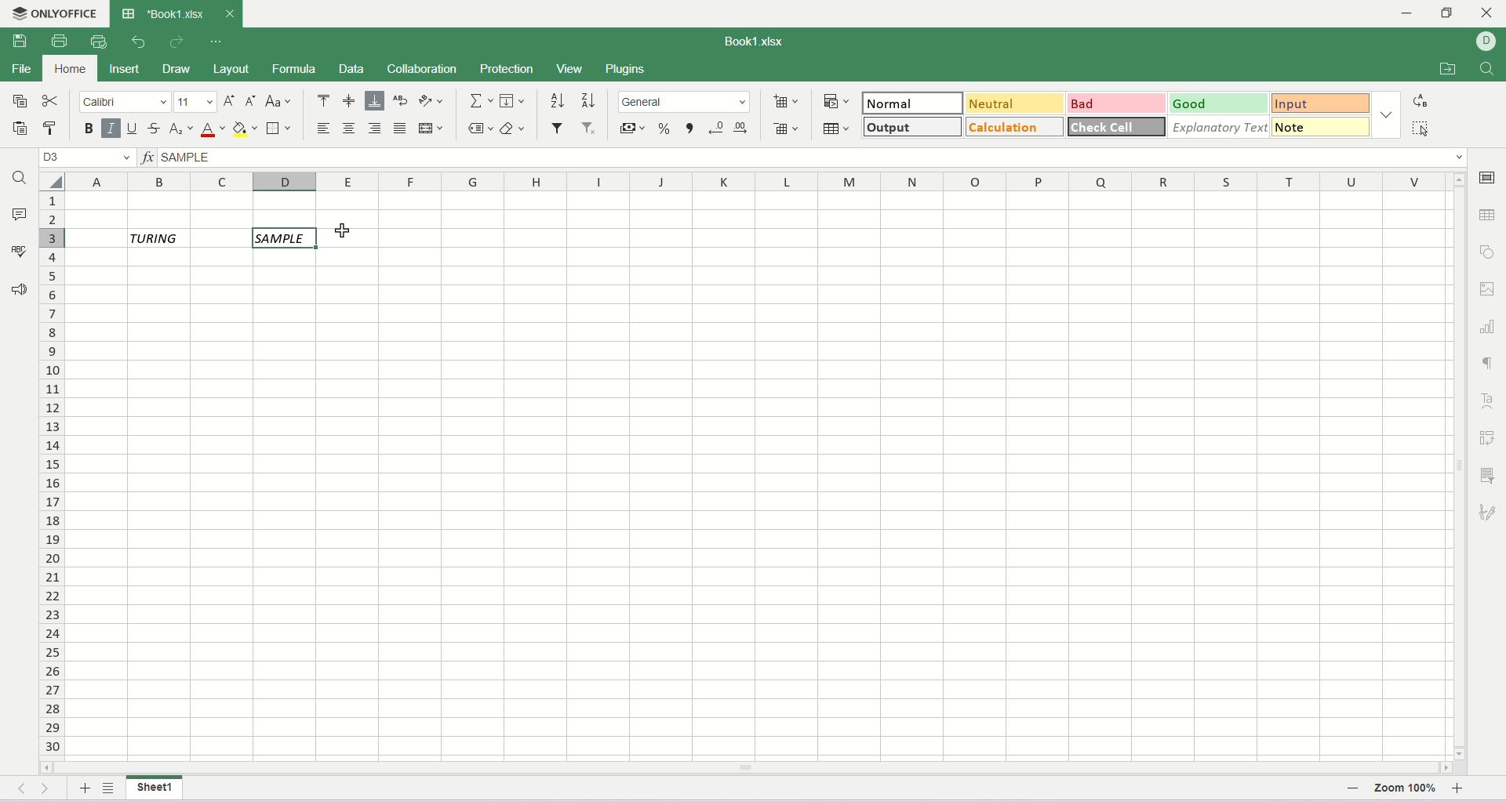 This screenshot has height=801, width=1506. I want to click on summation, so click(482, 101).